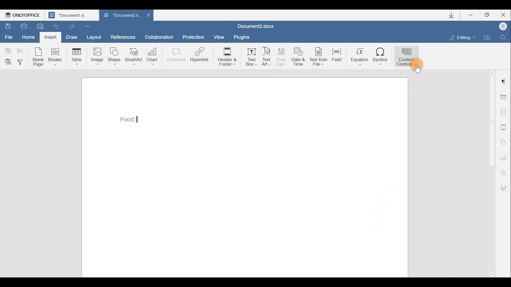 This screenshot has width=511, height=287. Describe the element at coordinates (501, 27) in the screenshot. I see `Account name` at that location.